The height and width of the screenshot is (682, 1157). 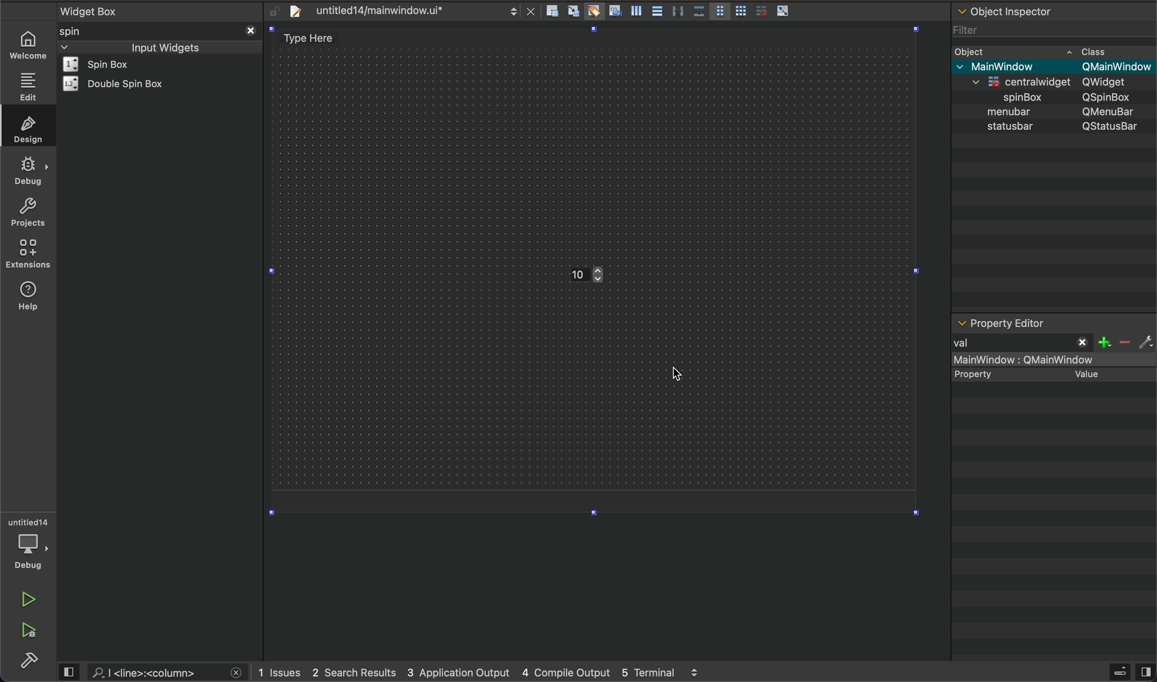 What do you see at coordinates (1095, 50) in the screenshot?
I see `class` at bounding box center [1095, 50].